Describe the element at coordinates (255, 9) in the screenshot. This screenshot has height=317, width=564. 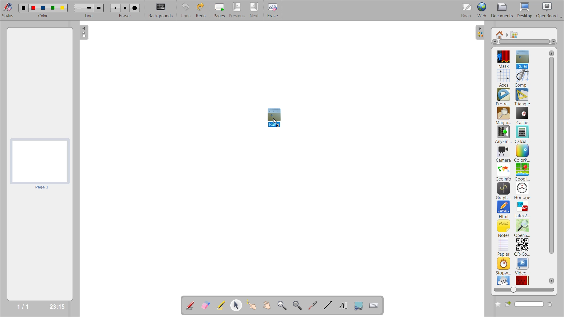
I see `next` at that location.